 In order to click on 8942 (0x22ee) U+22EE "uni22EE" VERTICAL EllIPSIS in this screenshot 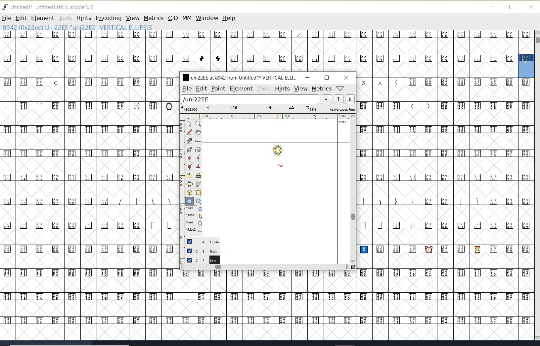, I will do `click(99, 27)`.